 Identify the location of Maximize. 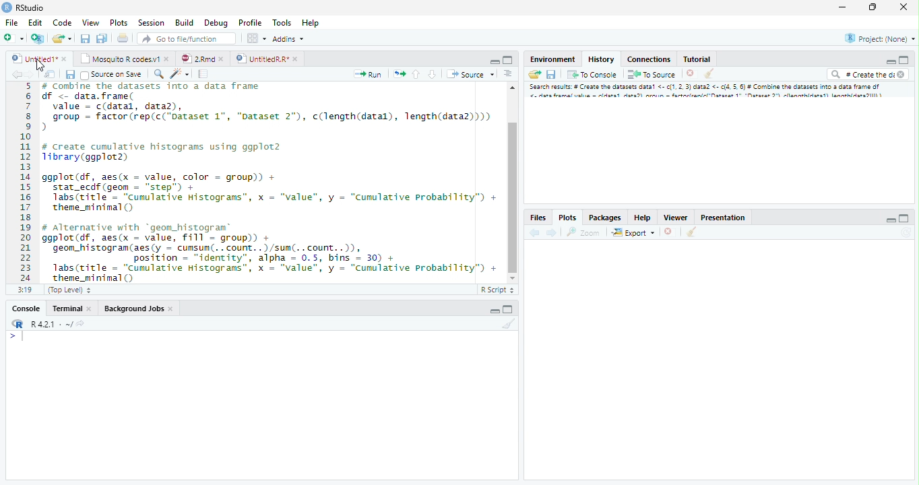
(903, 61).